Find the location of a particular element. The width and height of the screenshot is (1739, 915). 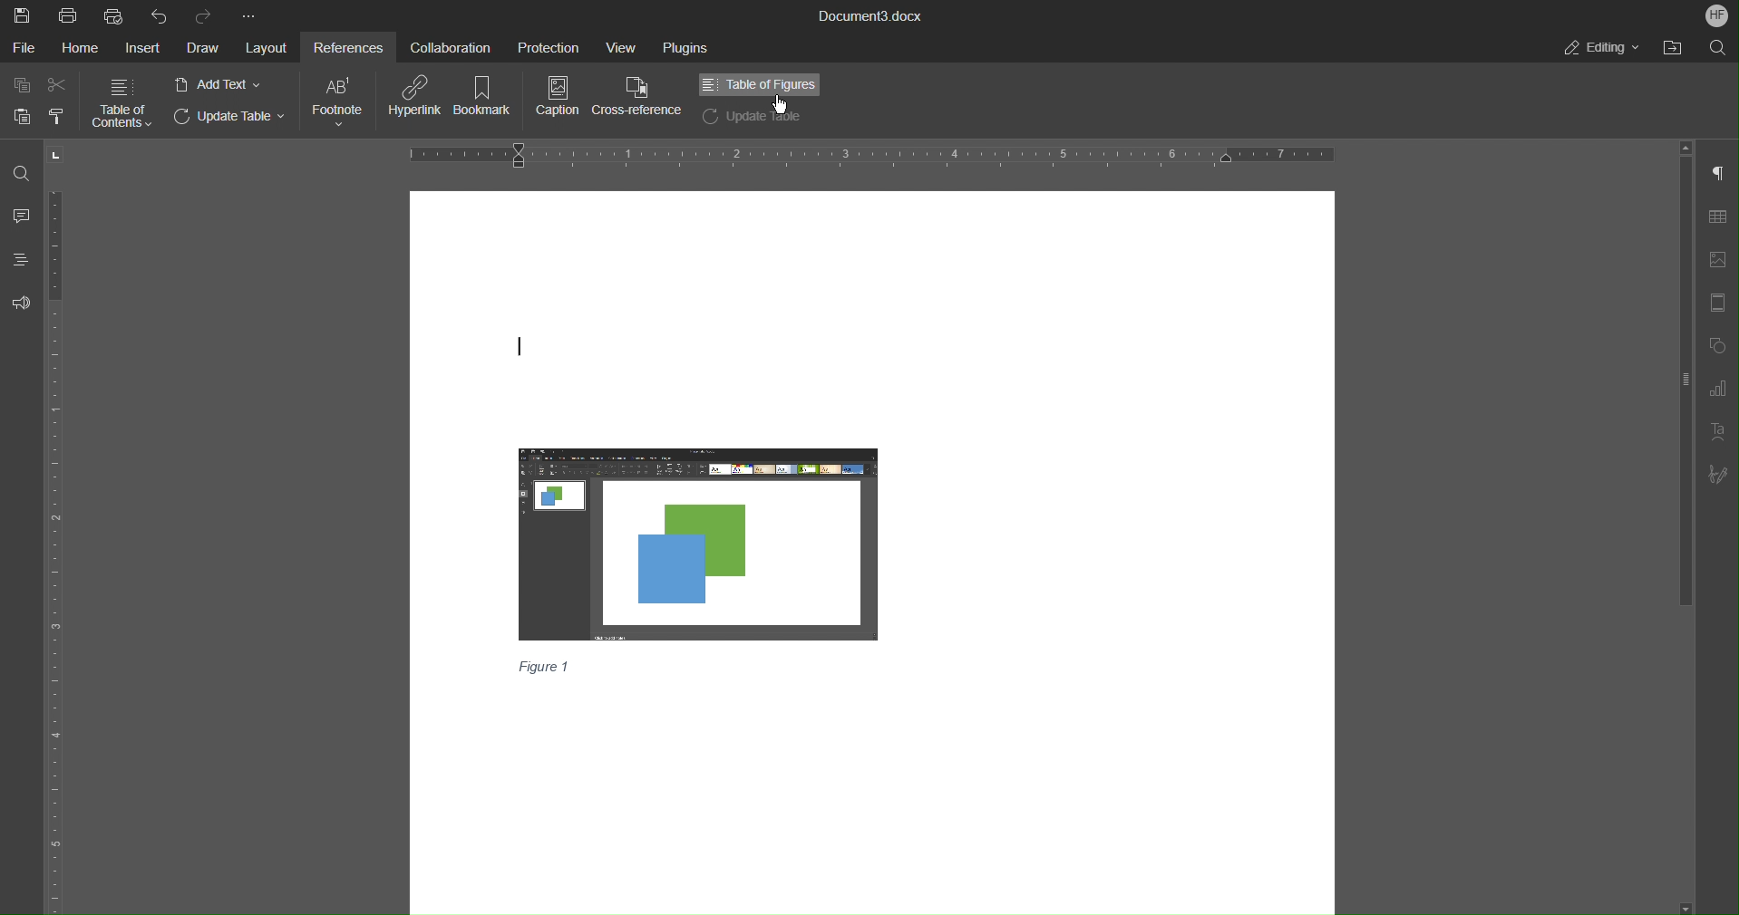

Table Settings is located at coordinates (1718, 217).